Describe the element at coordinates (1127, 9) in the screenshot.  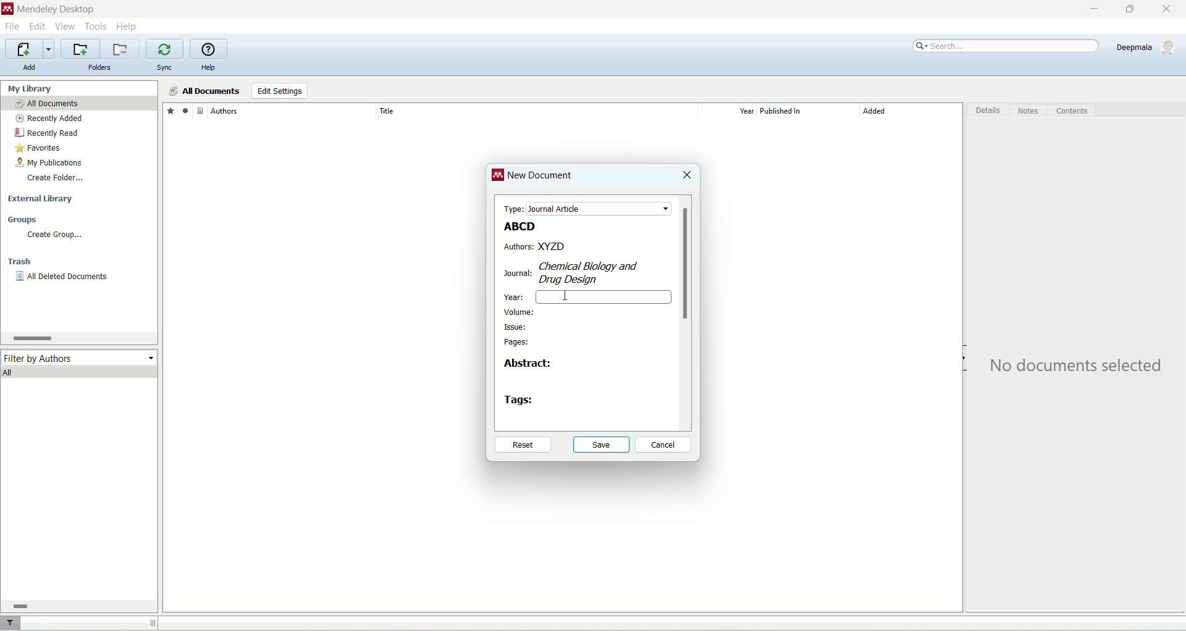
I see `maximize` at that location.